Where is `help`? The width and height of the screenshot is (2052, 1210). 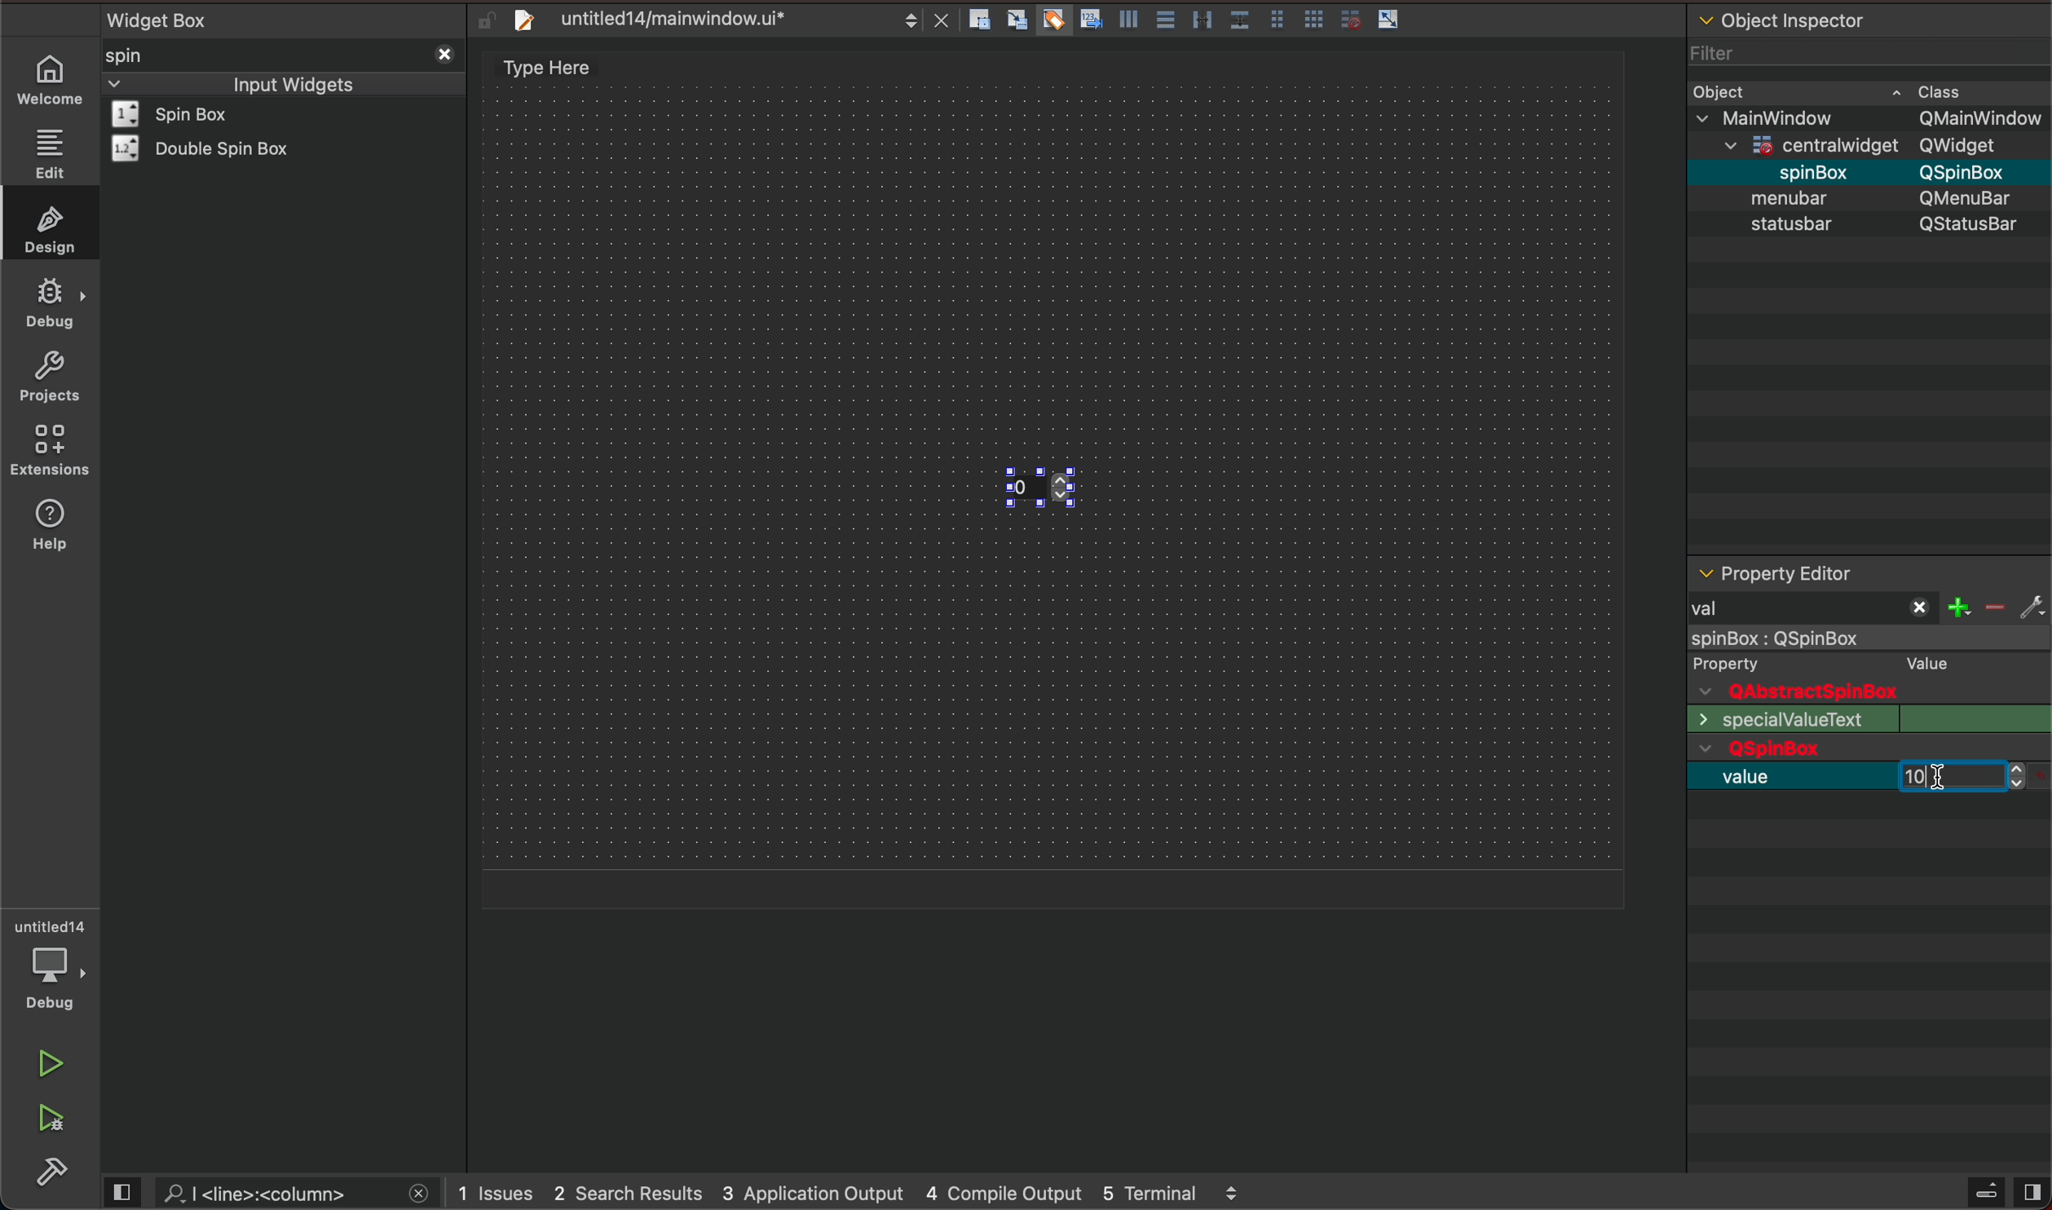 help is located at coordinates (57, 534).